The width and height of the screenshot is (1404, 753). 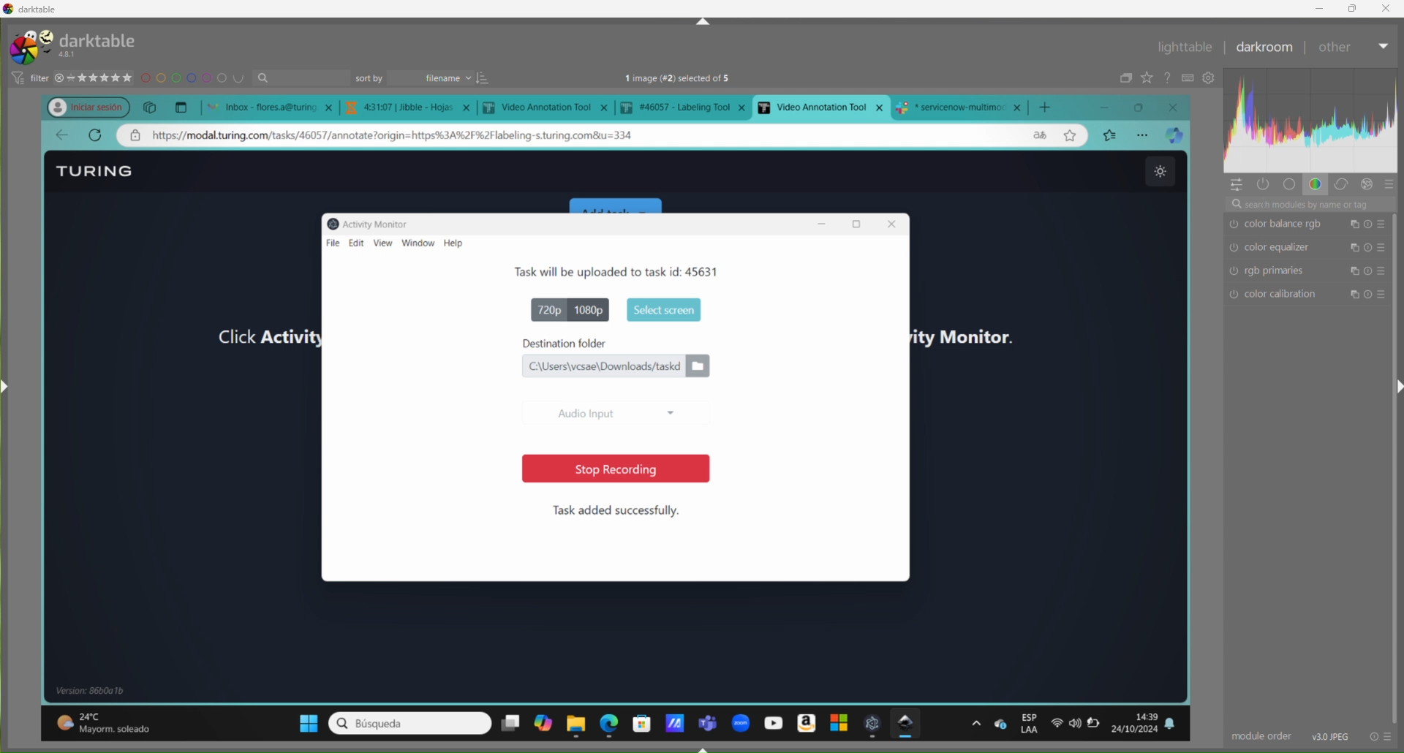 I want to click on teams, so click(x=709, y=719).